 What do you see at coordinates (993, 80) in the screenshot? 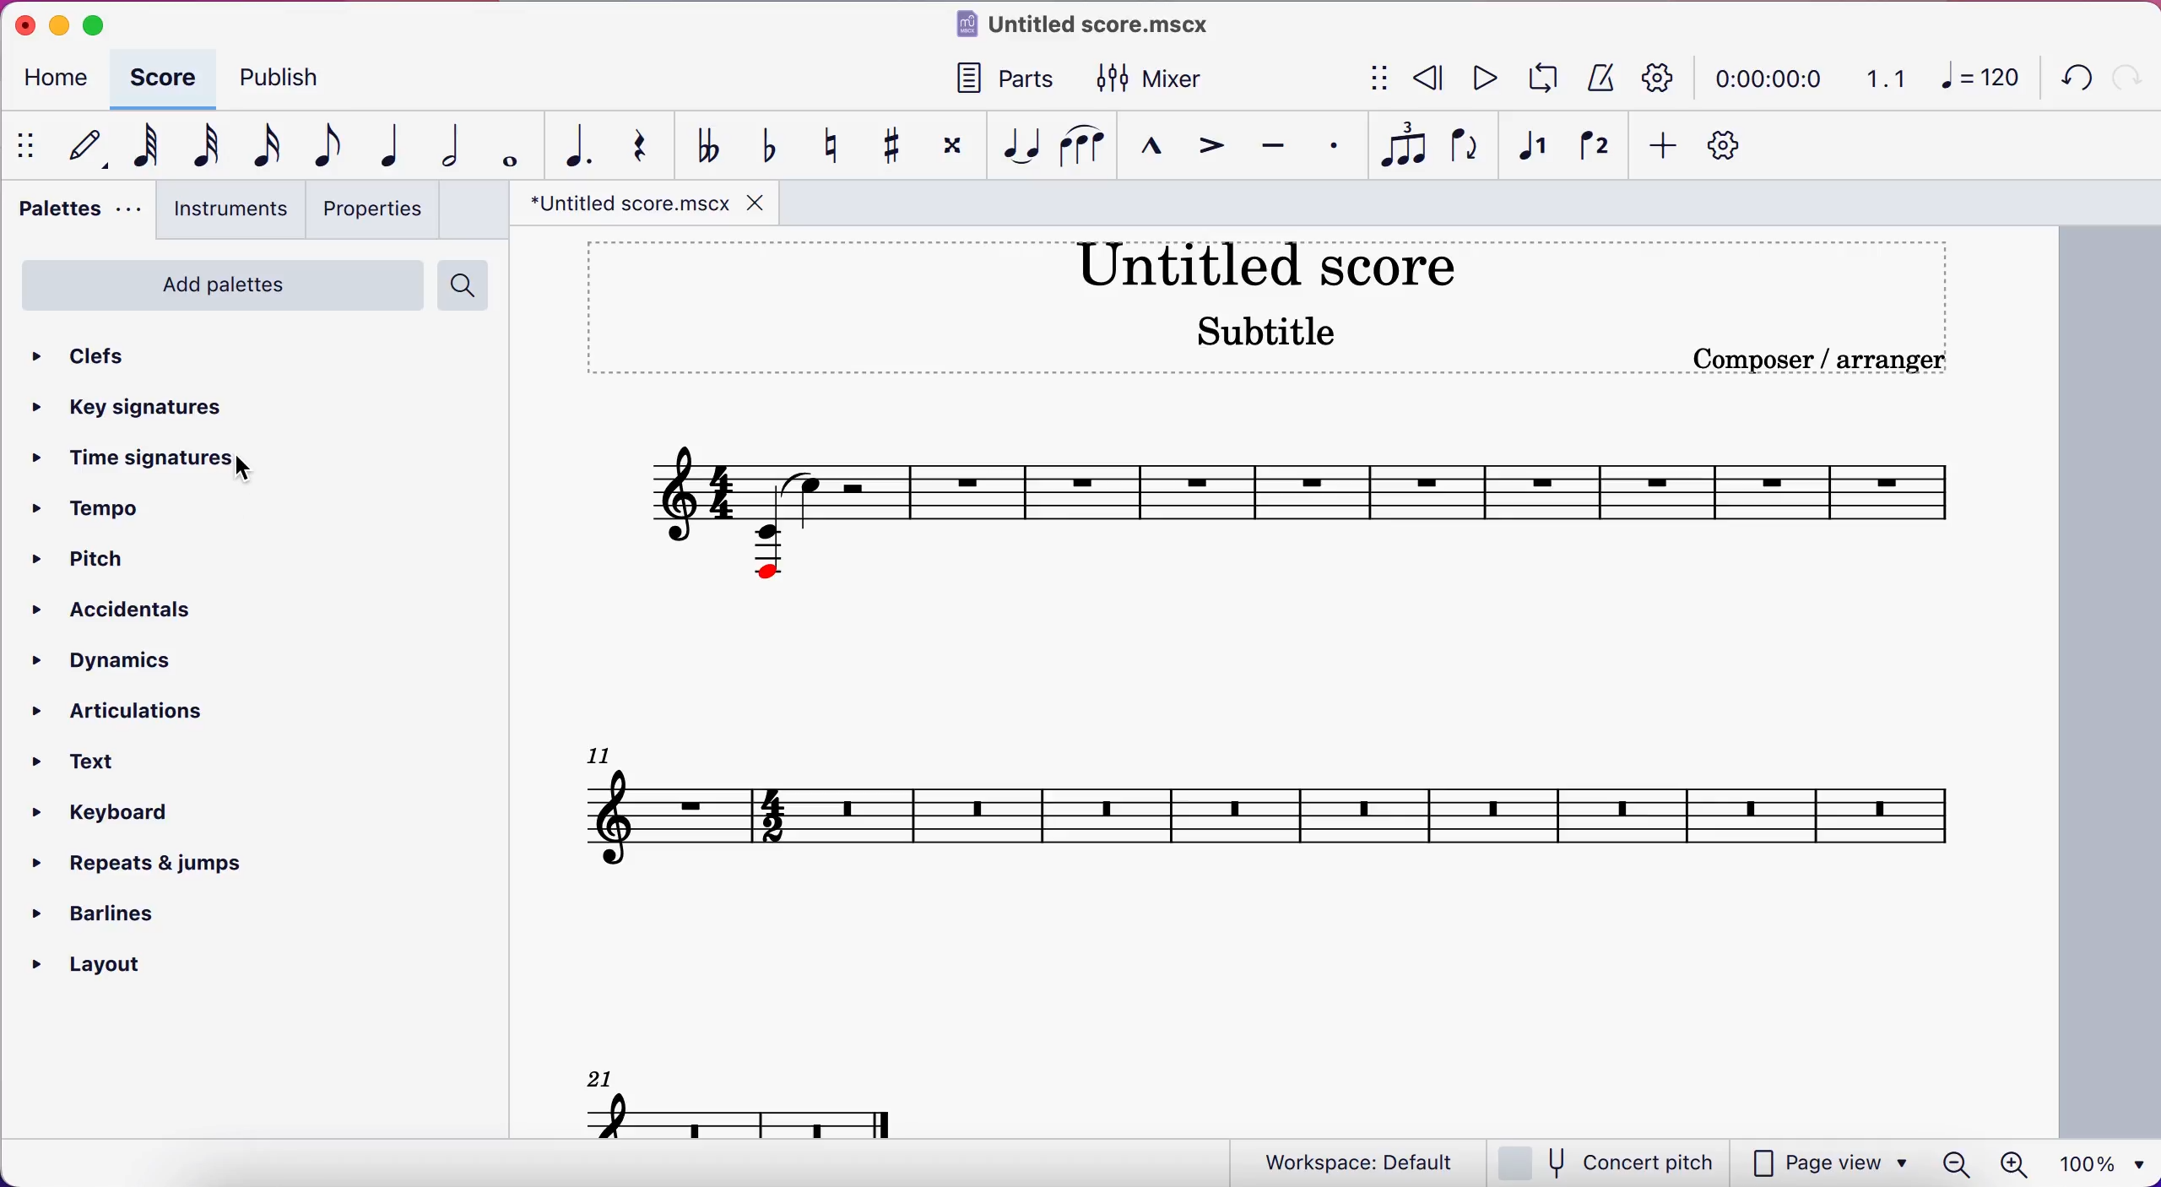
I see `parts` at bounding box center [993, 80].